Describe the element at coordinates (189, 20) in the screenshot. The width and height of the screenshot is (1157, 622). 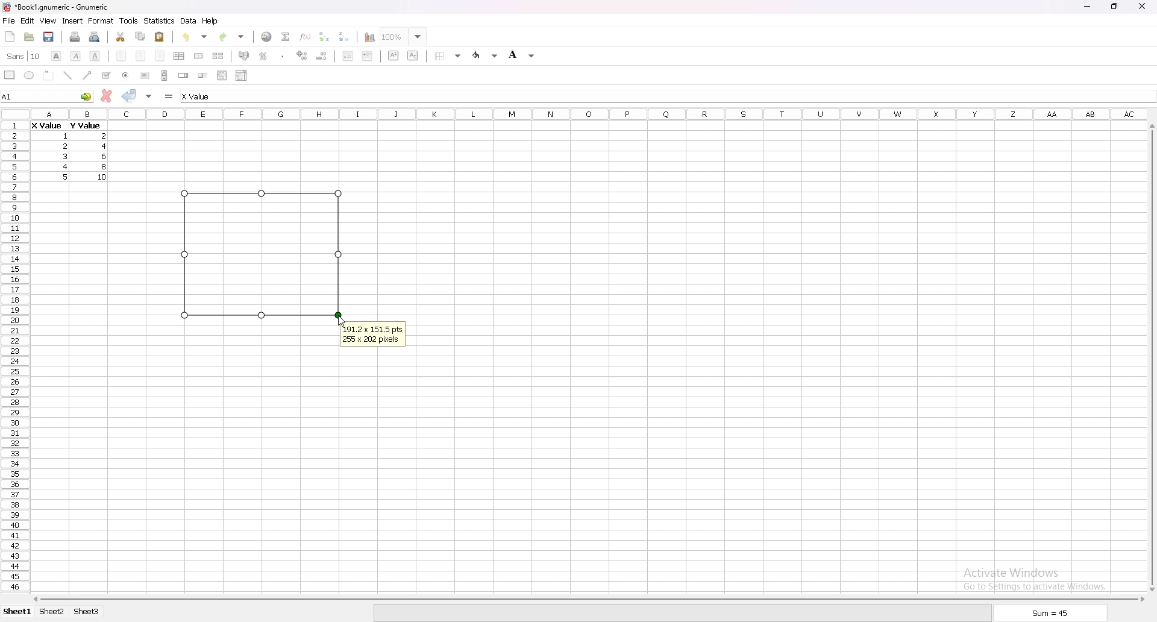
I see `data` at that location.